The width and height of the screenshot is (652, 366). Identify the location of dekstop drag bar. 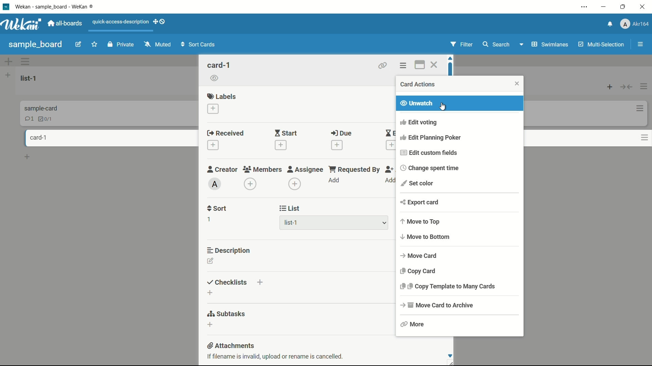
(160, 22).